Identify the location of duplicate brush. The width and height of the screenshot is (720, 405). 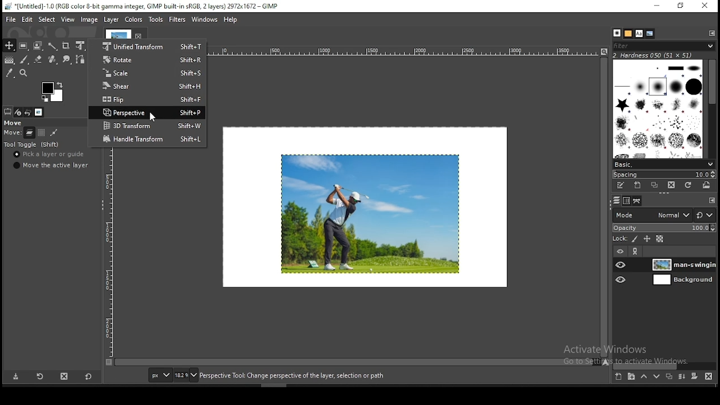
(654, 186).